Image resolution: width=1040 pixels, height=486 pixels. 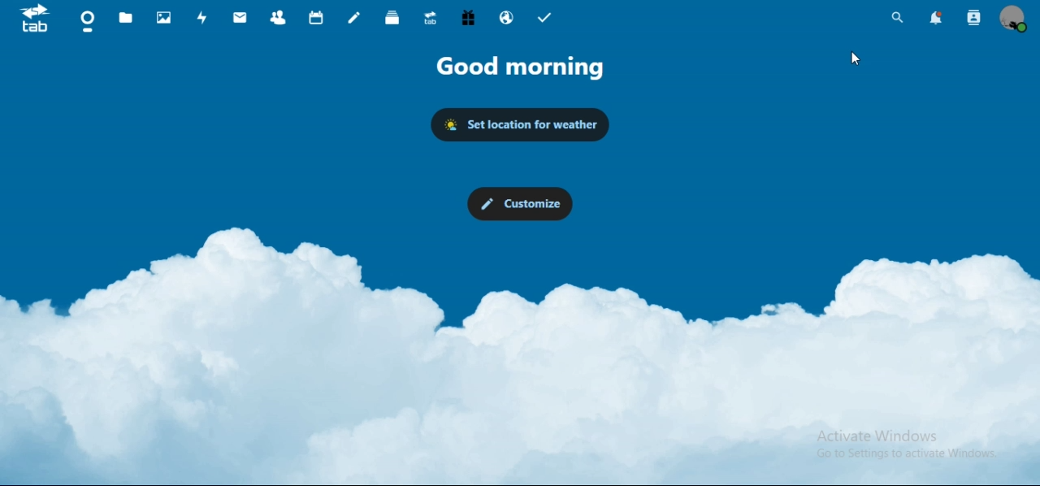 I want to click on dashboard, so click(x=89, y=22).